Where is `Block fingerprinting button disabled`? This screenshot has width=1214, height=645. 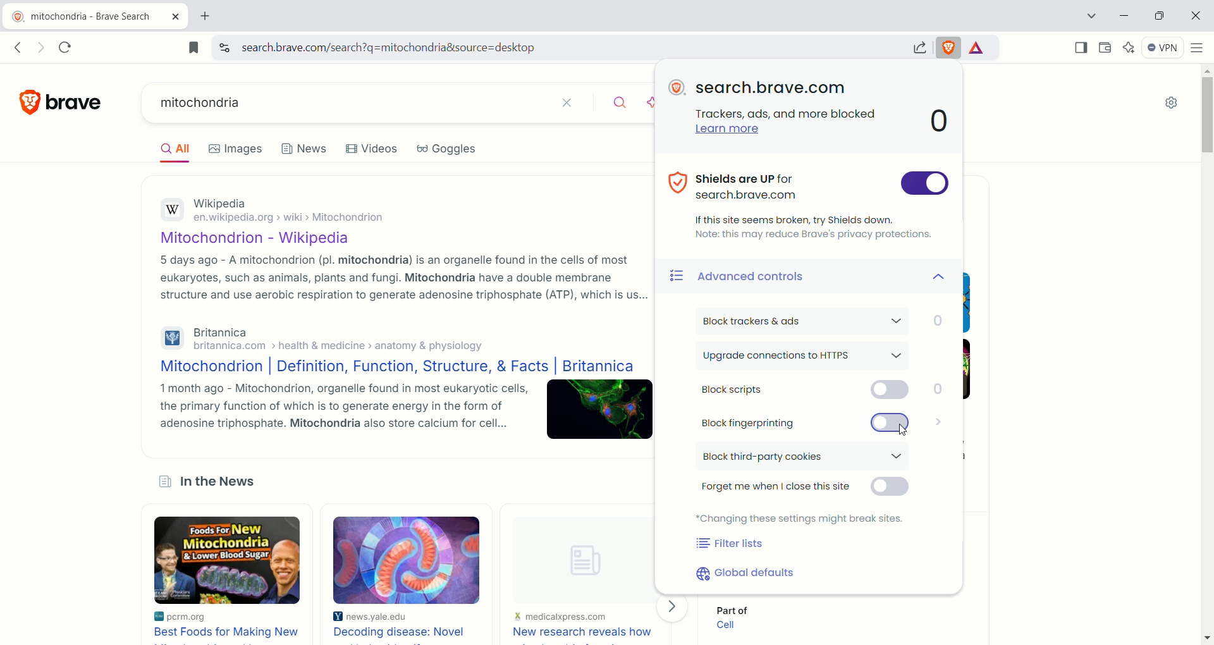 Block fingerprinting button disabled is located at coordinates (804, 422).